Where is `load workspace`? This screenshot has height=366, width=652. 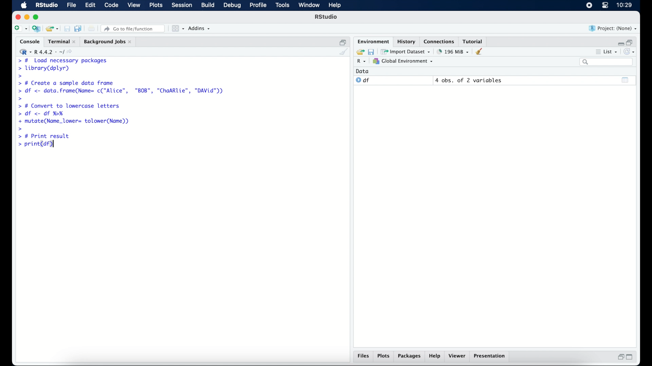
load workspace is located at coordinates (359, 51).